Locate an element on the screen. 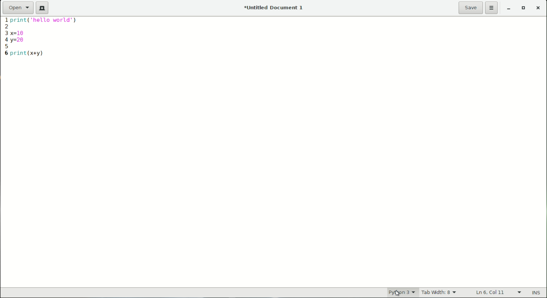 The image size is (547, 298). ins is located at coordinates (537, 293).